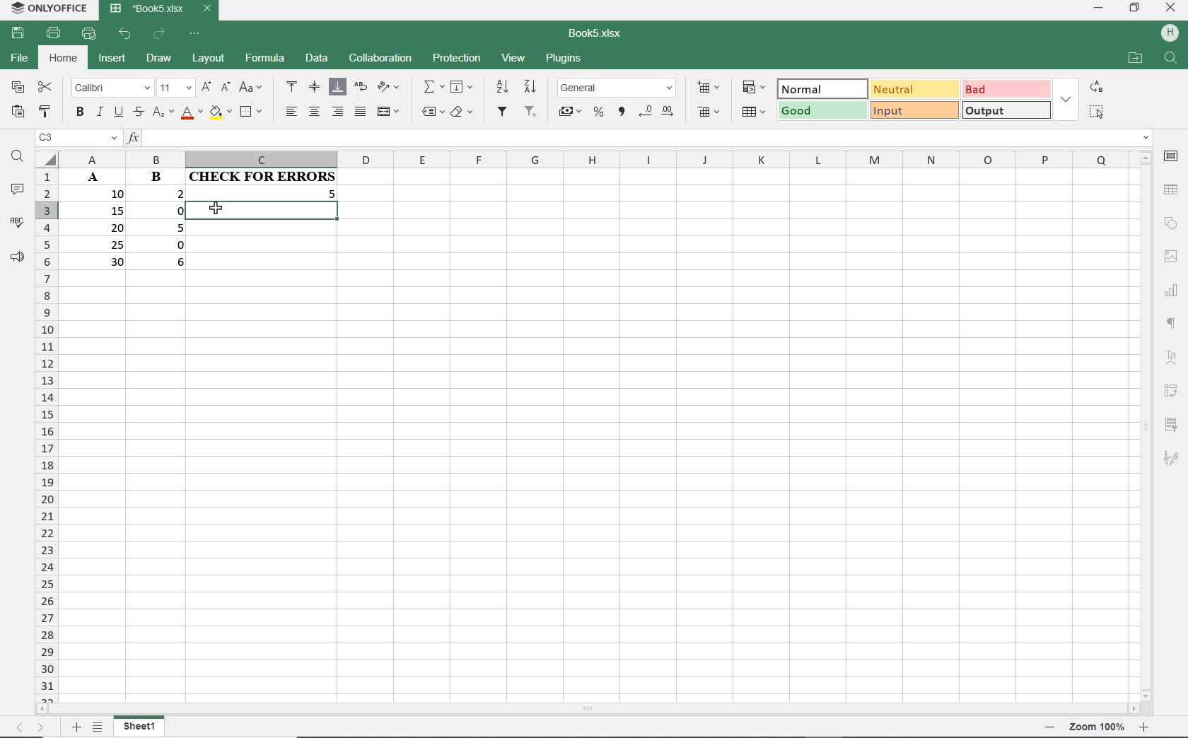  Describe the element at coordinates (594, 160) in the screenshot. I see `COLUMNS` at that location.